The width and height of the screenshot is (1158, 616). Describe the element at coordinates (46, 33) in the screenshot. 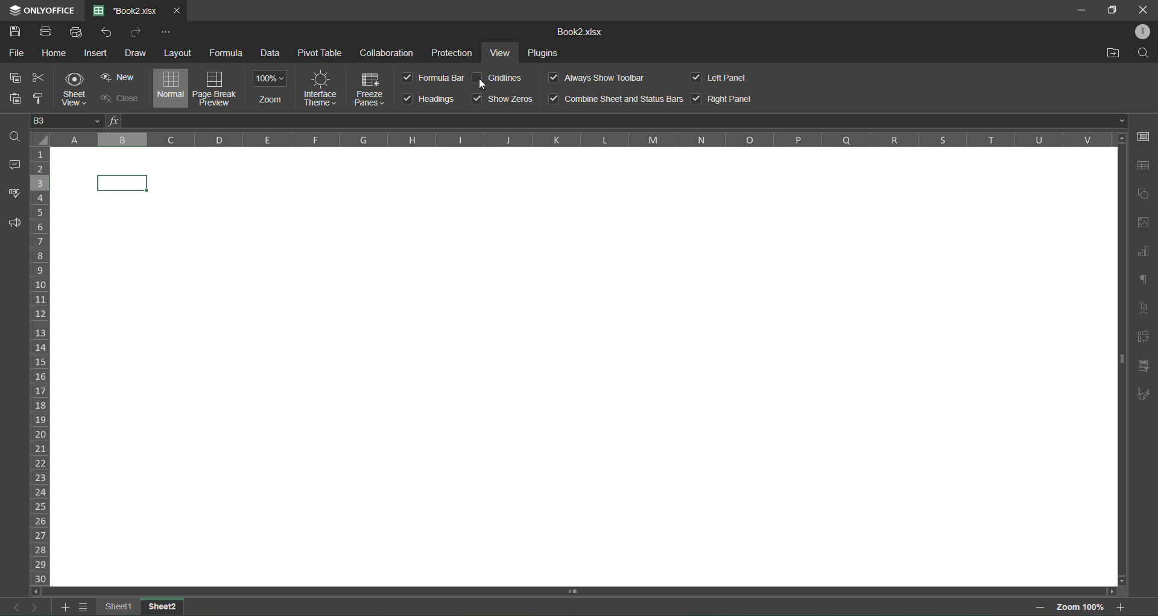

I see `print` at that location.